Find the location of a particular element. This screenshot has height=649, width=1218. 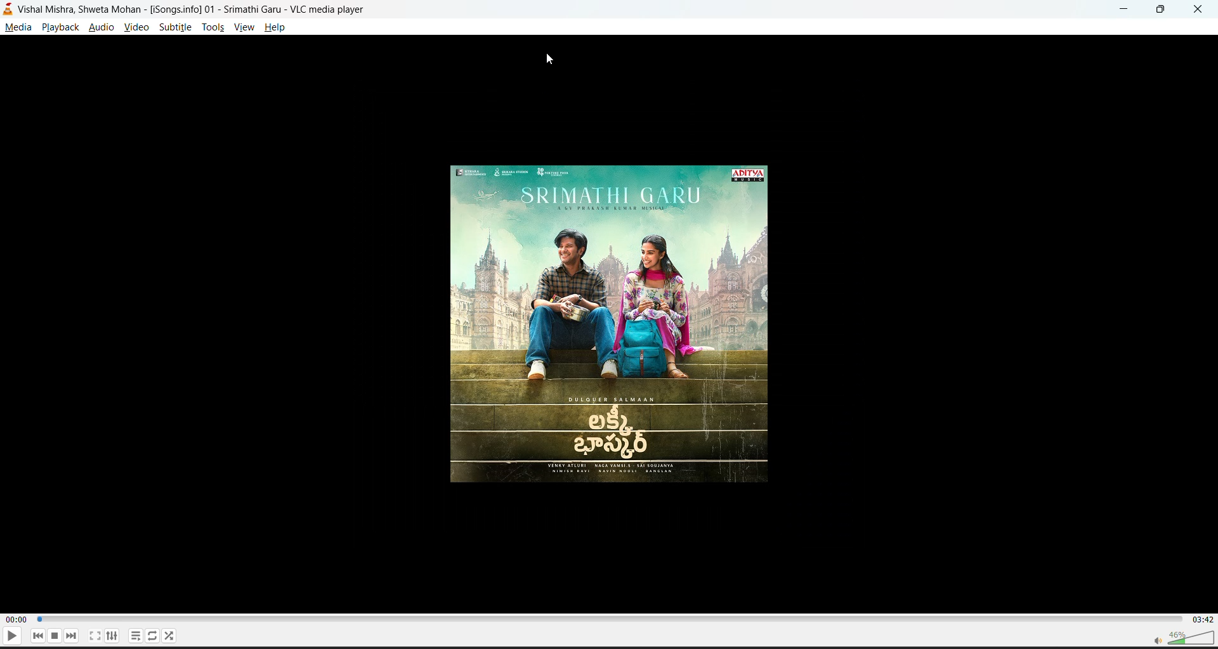

help is located at coordinates (278, 27).